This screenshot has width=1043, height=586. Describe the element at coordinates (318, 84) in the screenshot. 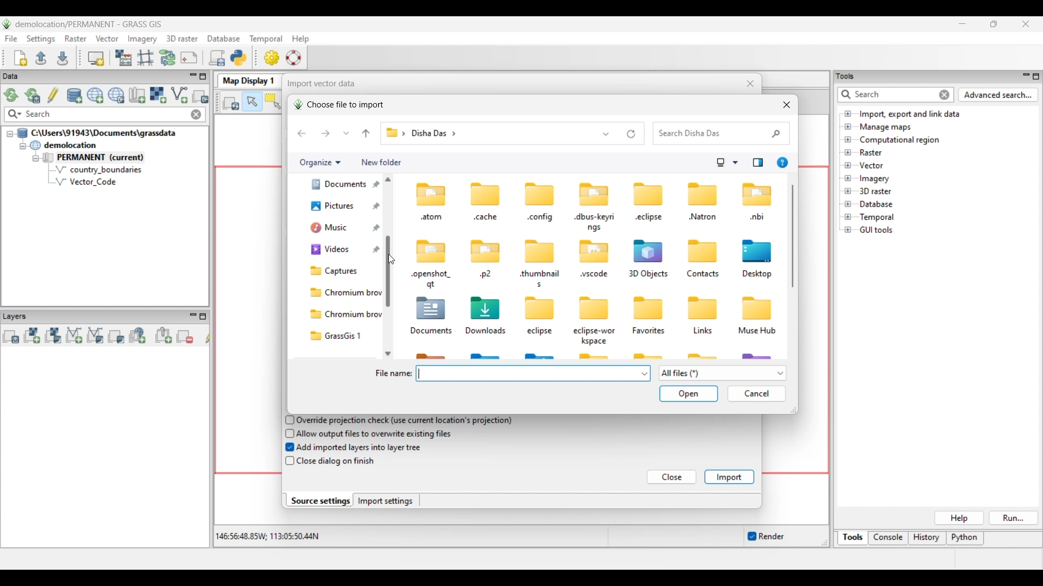

I see `| Import vector data` at that location.